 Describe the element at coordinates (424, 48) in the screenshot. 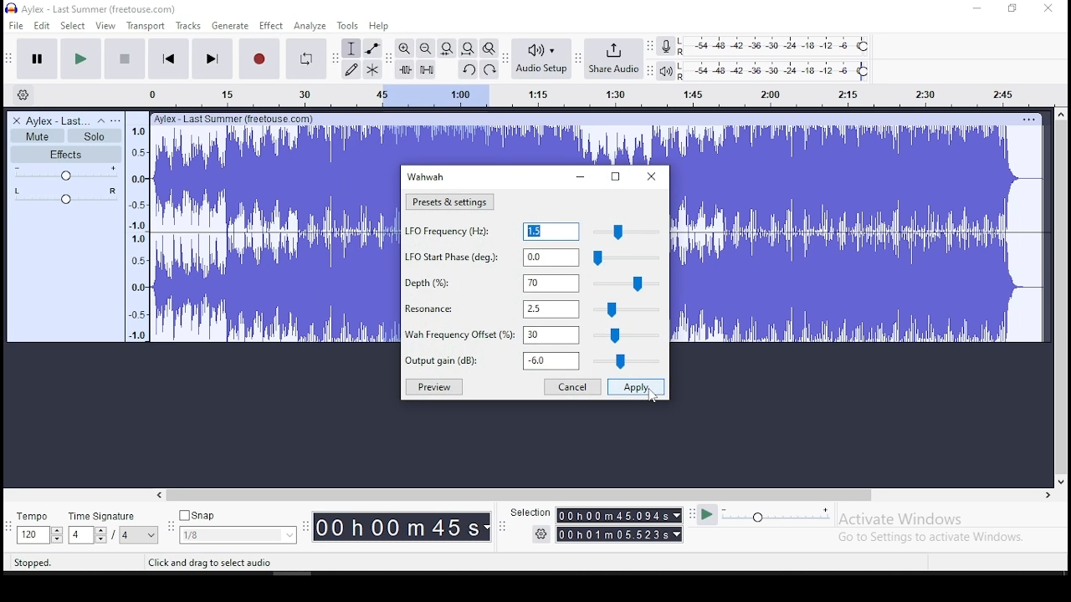

I see `zoom out` at that location.